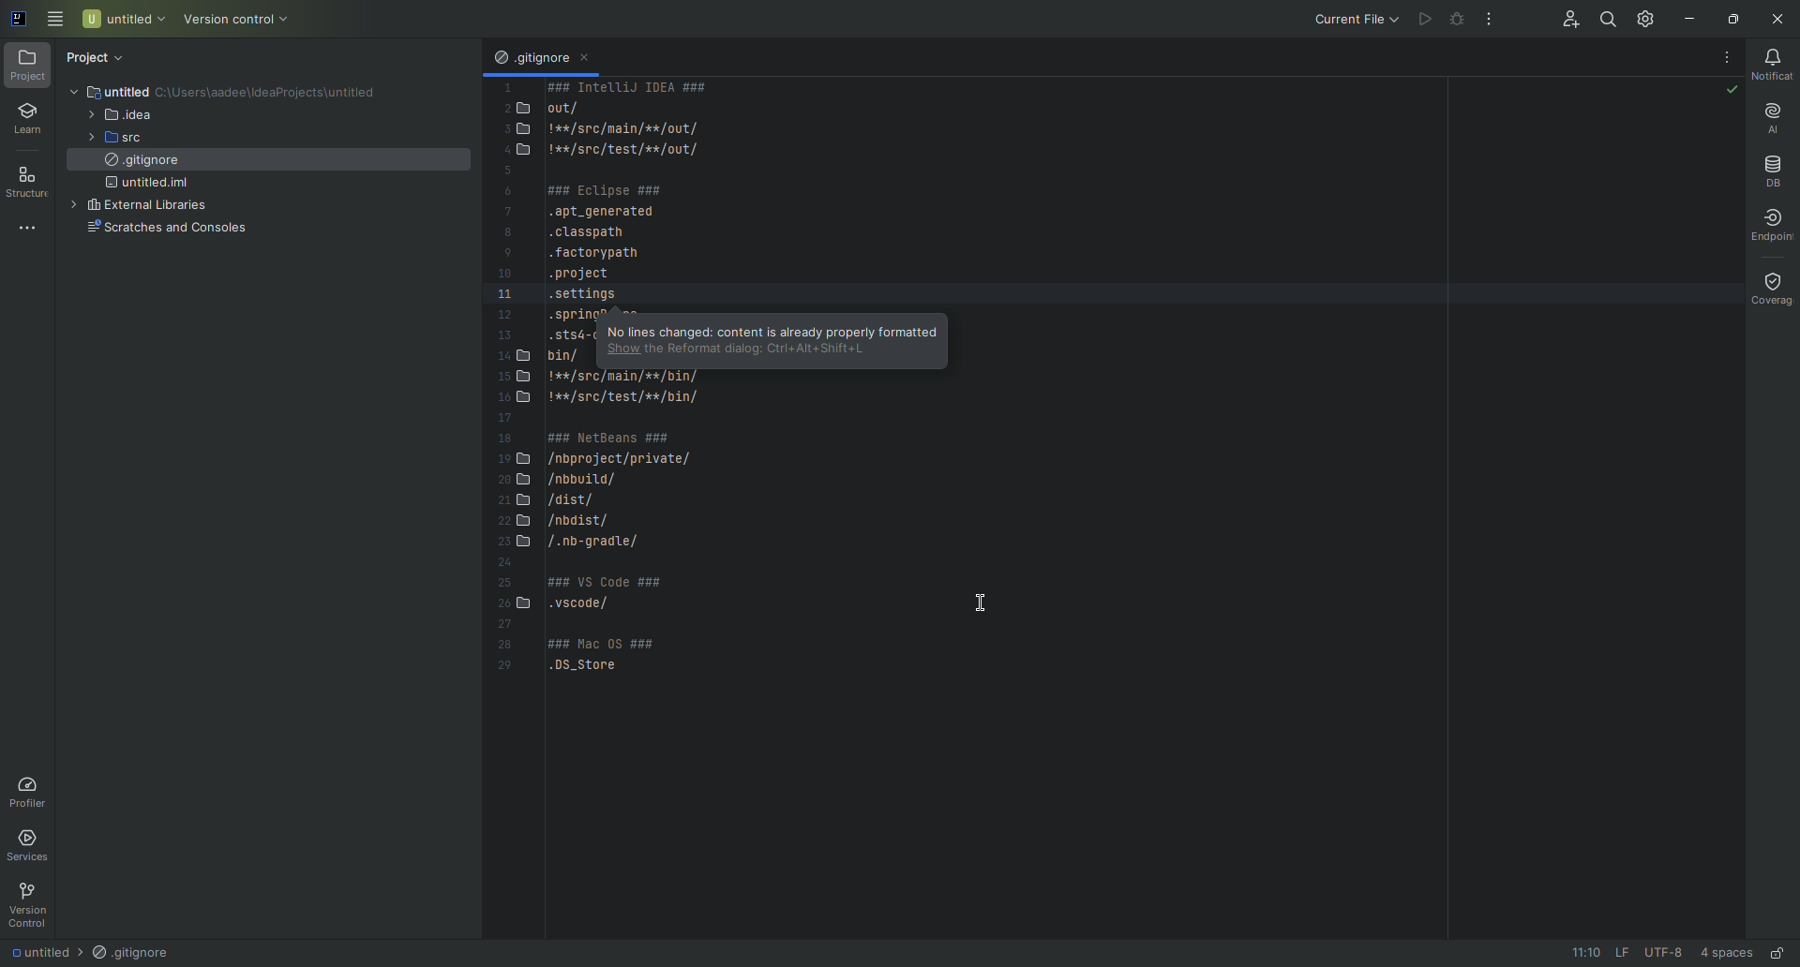  I want to click on Current file, so click(1349, 18).